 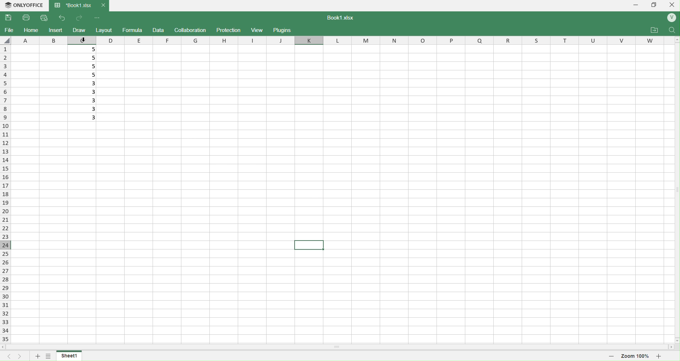 I want to click on scroll right, so click(x=673, y=347).